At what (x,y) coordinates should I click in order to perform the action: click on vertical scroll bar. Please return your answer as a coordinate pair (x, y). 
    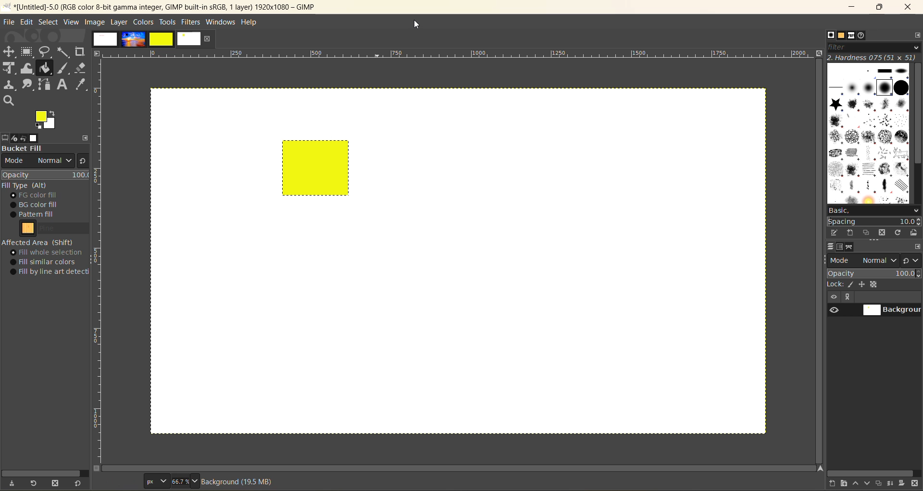
    Looking at the image, I should click on (916, 115).